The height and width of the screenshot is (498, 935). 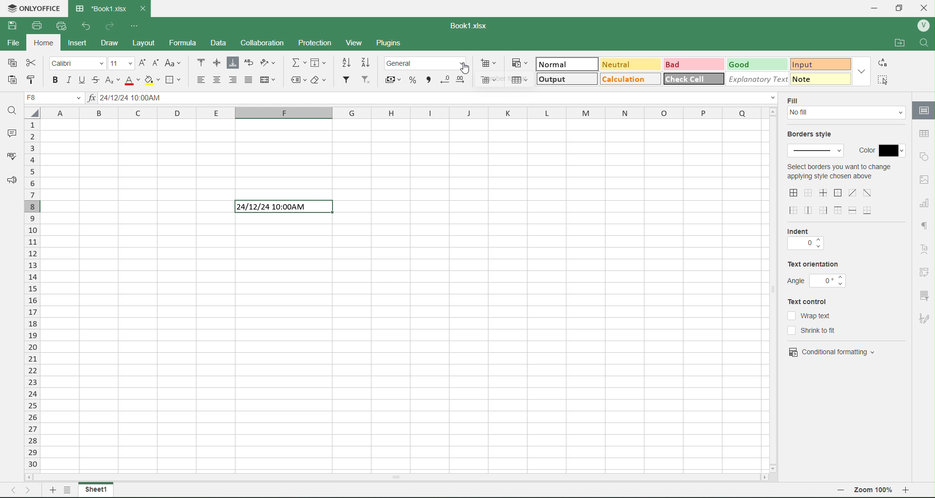 What do you see at coordinates (884, 63) in the screenshot?
I see `Replace` at bounding box center [884, 63].